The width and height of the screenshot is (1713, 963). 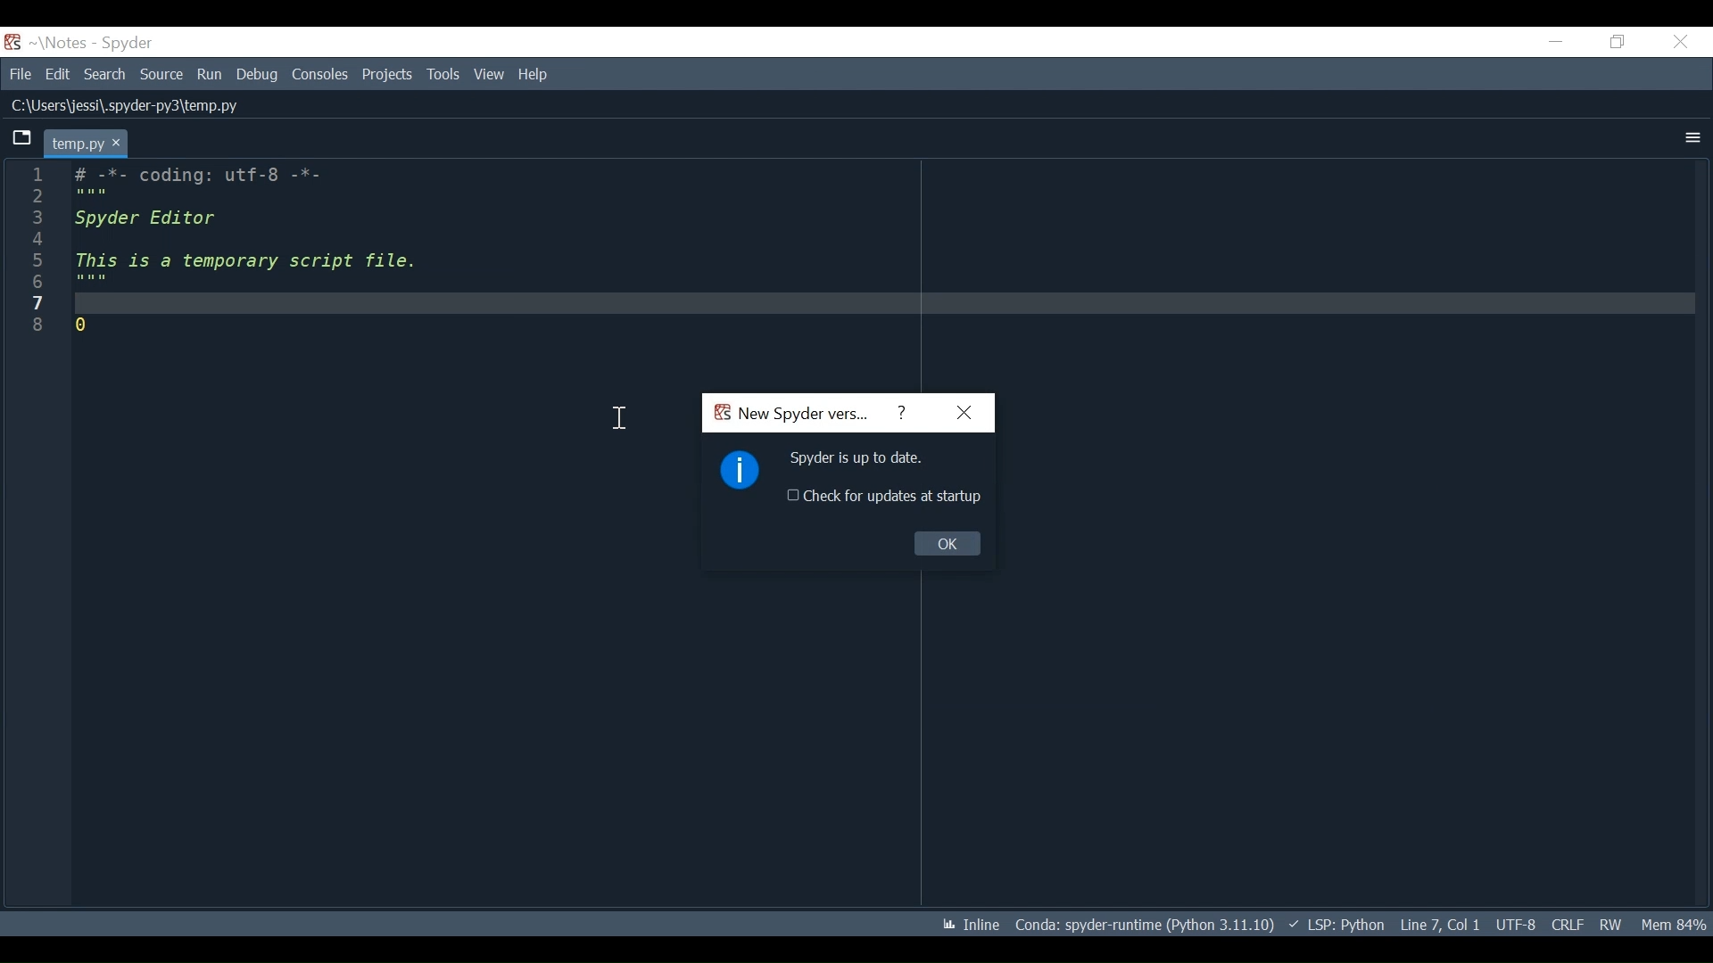 What do you see at coordinates (1617, 41) in the screenshot?
I see `Restore` at bounding box center [1617, 41].